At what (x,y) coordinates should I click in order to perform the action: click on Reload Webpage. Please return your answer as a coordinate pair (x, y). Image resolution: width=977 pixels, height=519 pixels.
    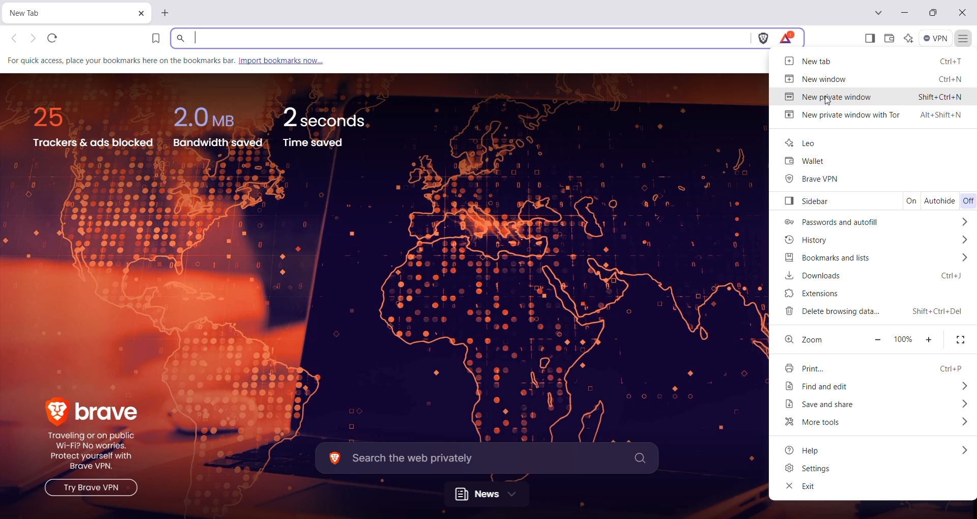
    Looking at the image, I should click on (53, 38).